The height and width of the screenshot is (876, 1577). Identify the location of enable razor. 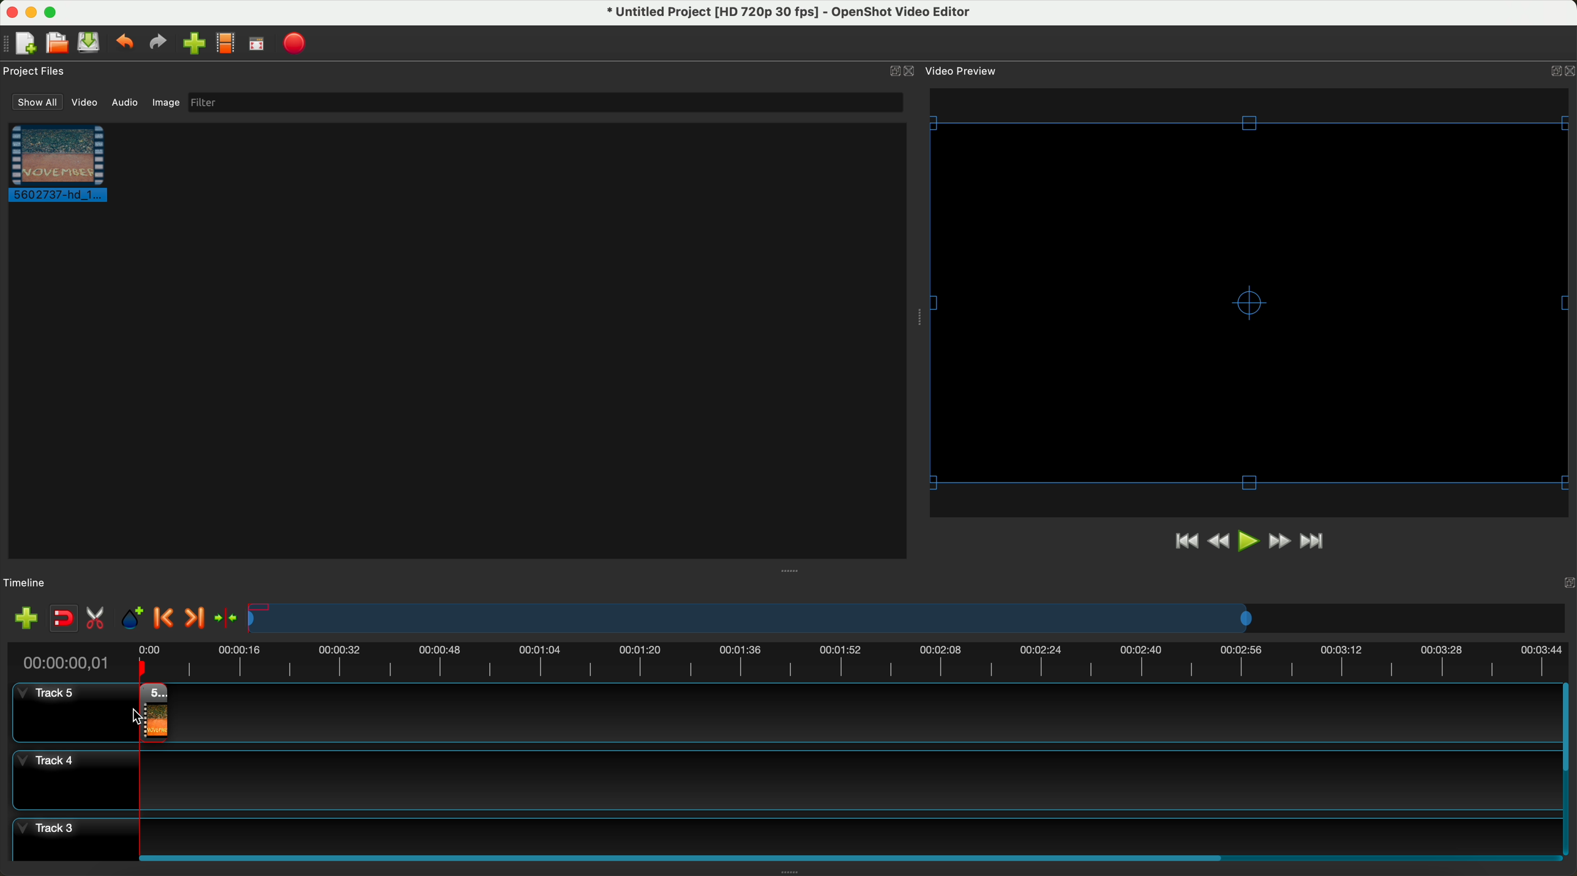
(99, 620).